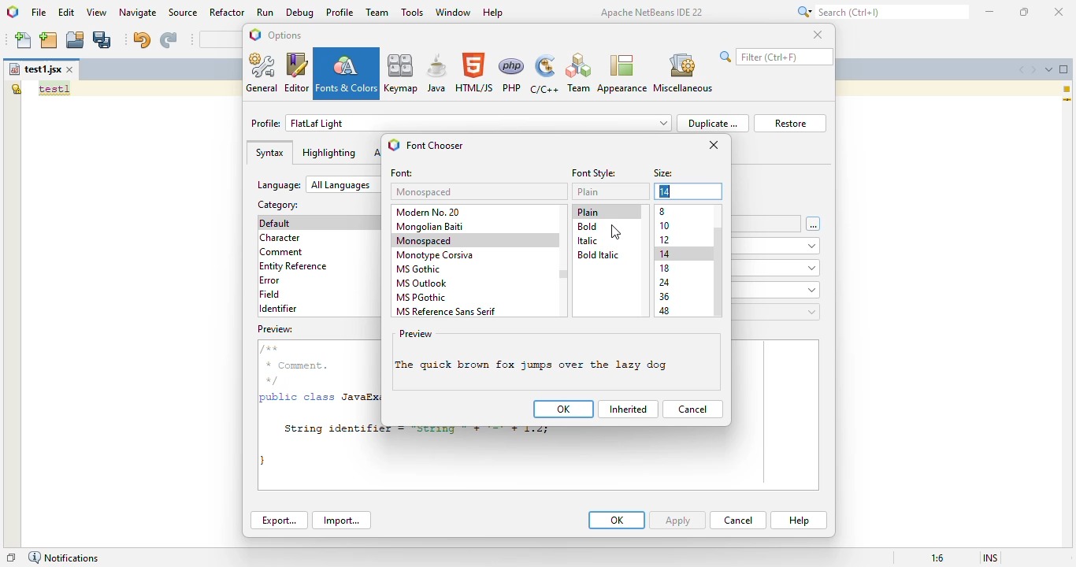 This screenshot has width=1076, height=567. What do you see at coordinates (403, 174) in the screenshot?
I see `font: ` at bounding box center [403, 174].